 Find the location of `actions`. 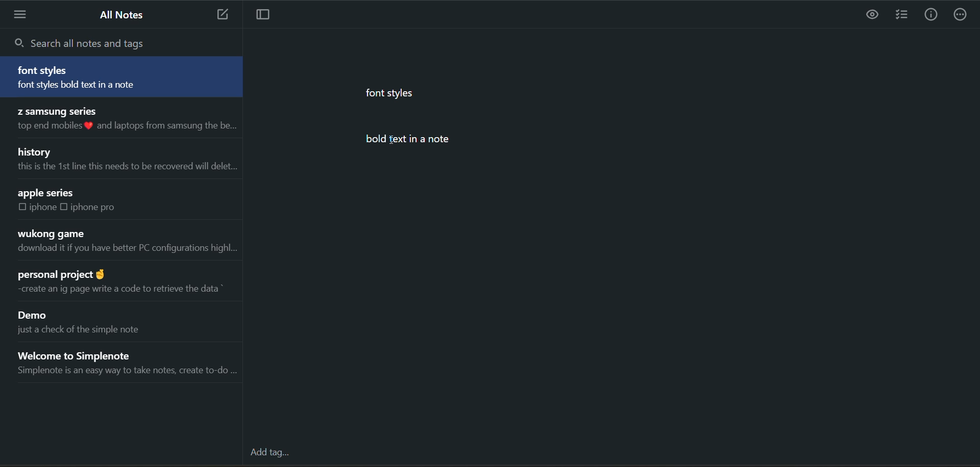

actions is located at coordinates (961, 16).